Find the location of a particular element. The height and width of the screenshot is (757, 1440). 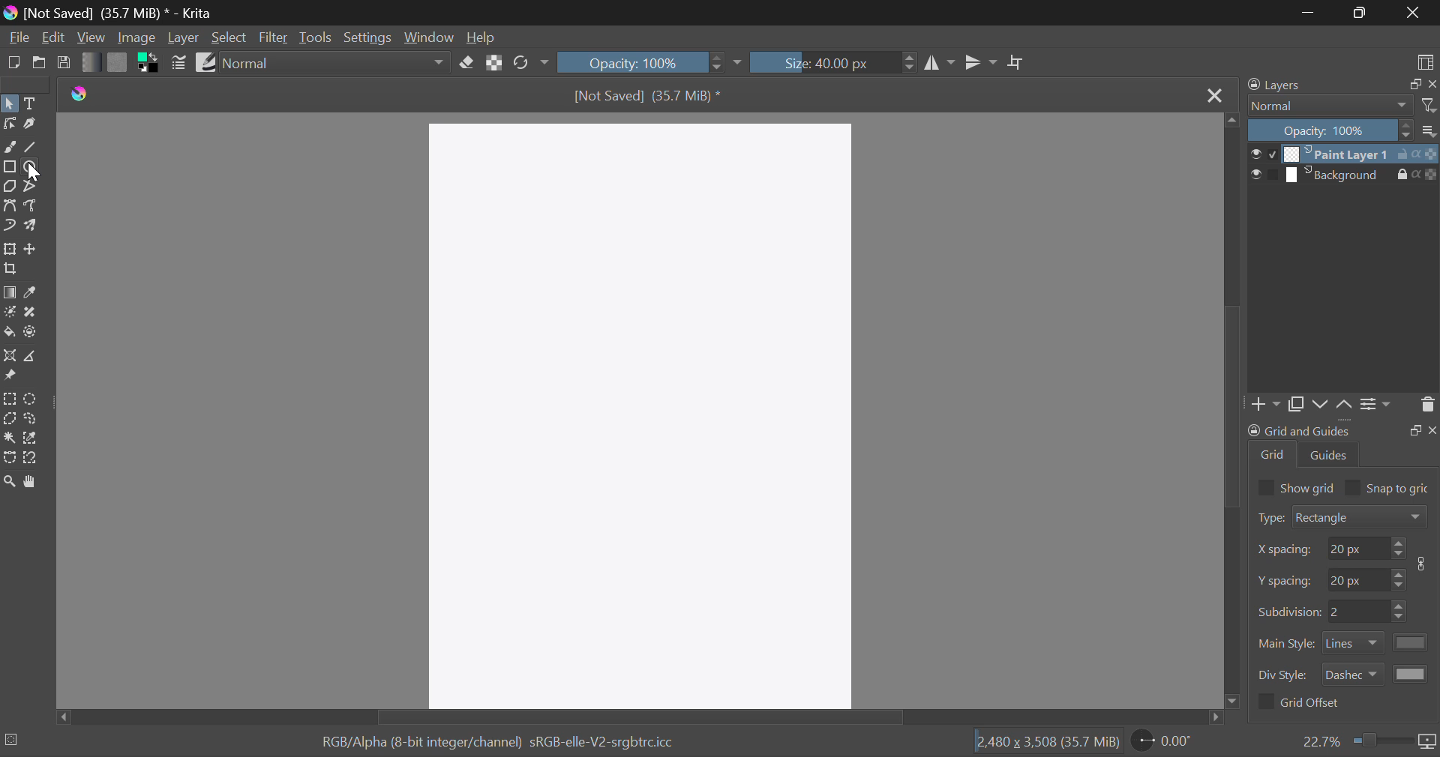

Close is located at coordinates (1414, 13).